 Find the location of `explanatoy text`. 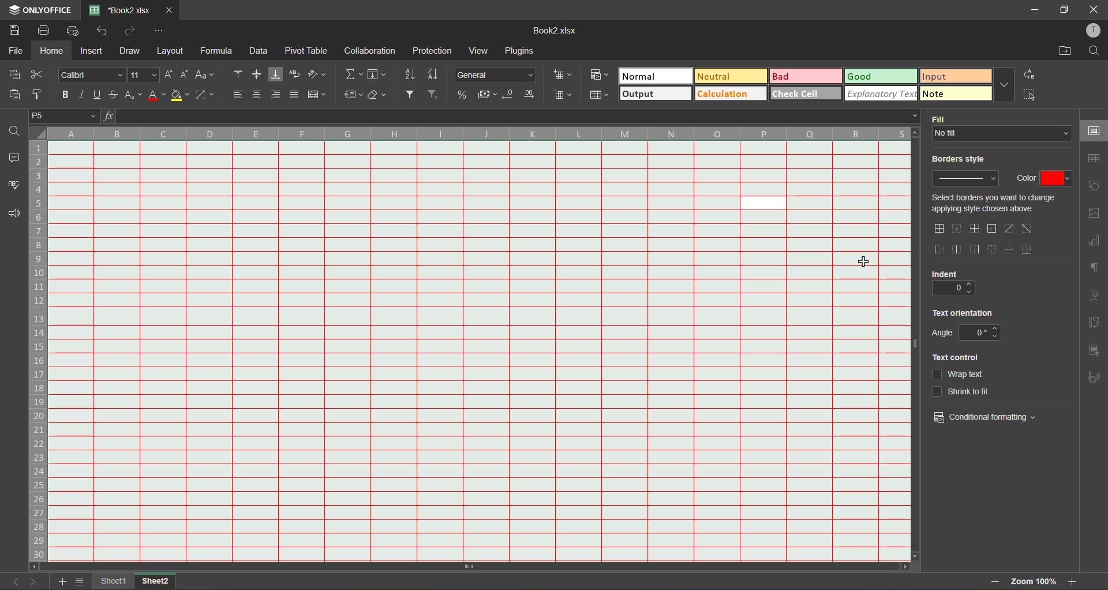

explanatoy text is located at coordinates (878, 93).